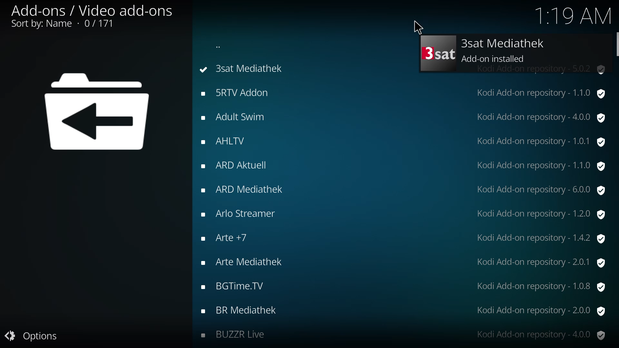 This screenshot has height=348, width=619. Describe the element at coordinates (540, 262) in the screenshot. I see `version` at that location.